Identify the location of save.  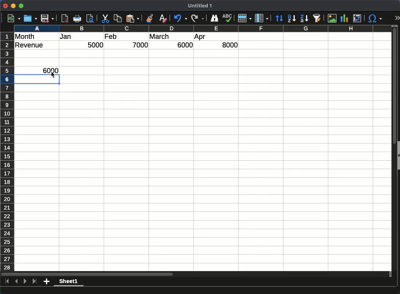
(47, 18).